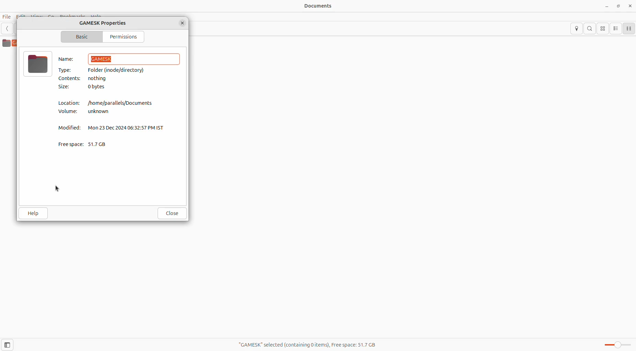 The height and width of the screenshot is (351, 636). Describe the element at coordinates (128, 128) in the screenshot. I see `Mon 23 Dec 2024 06:32:57 PM IST` at that location.